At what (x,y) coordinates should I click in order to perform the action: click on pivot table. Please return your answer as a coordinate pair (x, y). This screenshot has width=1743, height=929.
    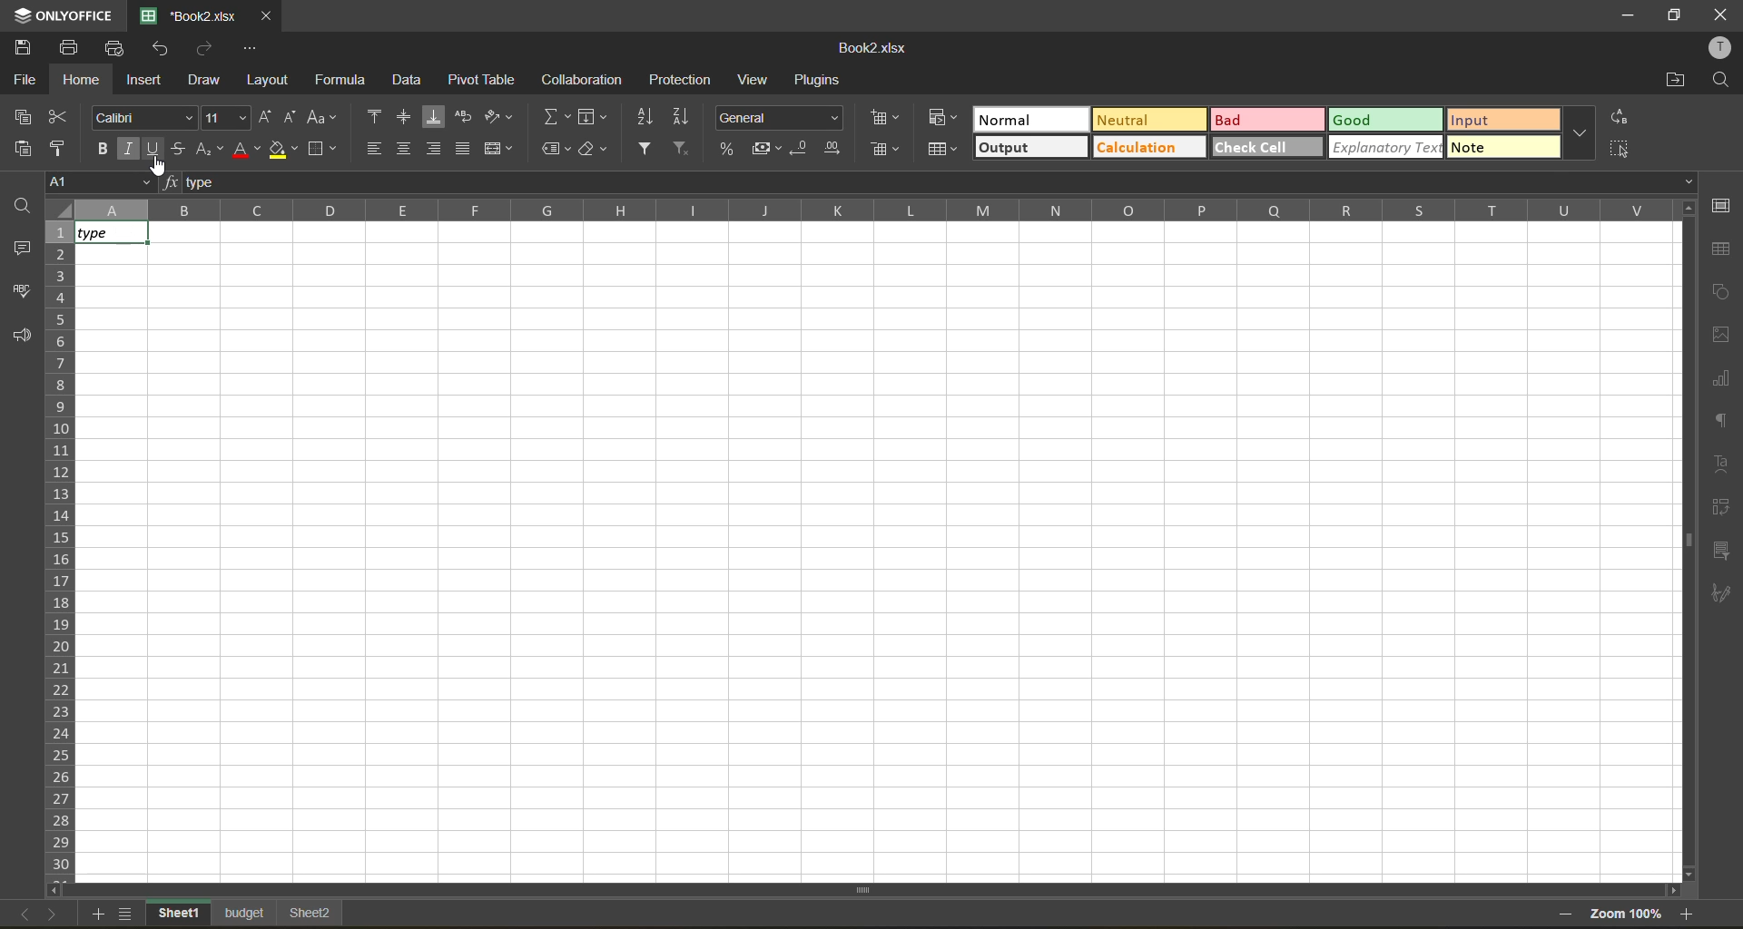
    Looking at the image, I should click on (1718, 507).